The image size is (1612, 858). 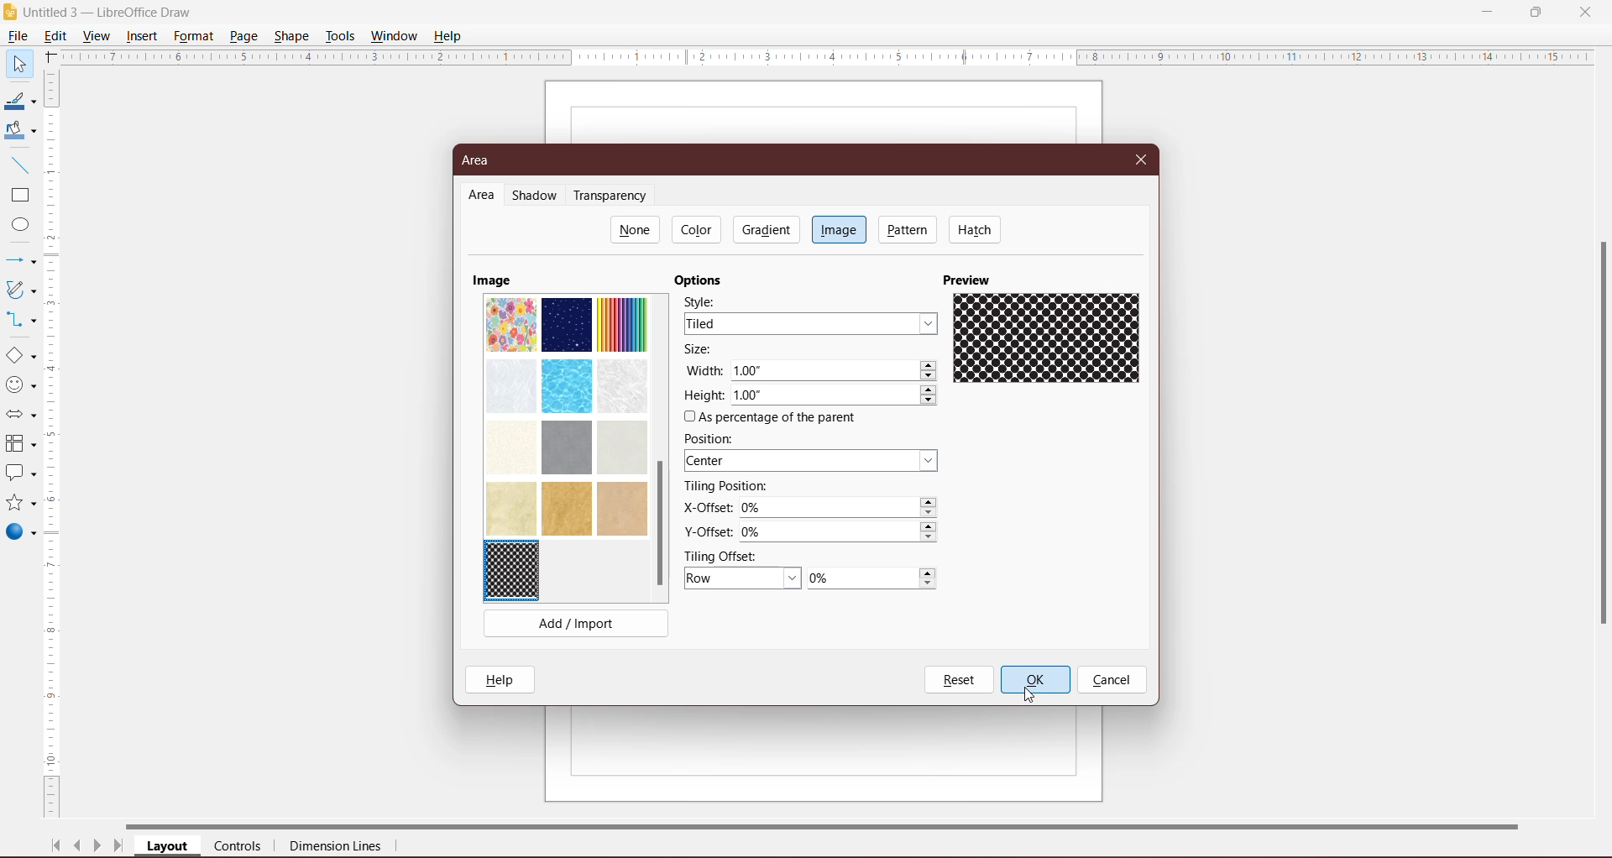 What do you see at coordinates (566, 414) in the screenshot?
I see `More Texture/images available` at bounding box center [566, 414].